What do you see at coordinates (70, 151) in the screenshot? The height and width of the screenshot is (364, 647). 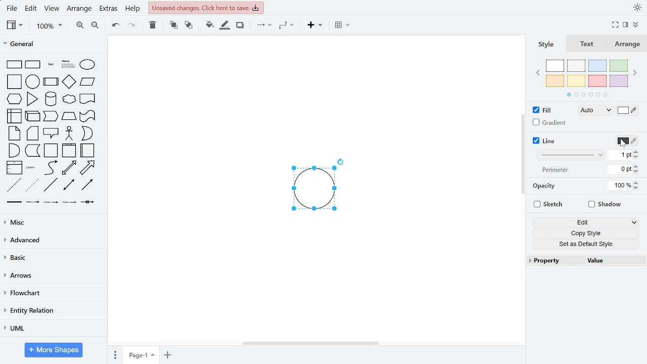 I see `vertical container` at bounding box center [70, 151].